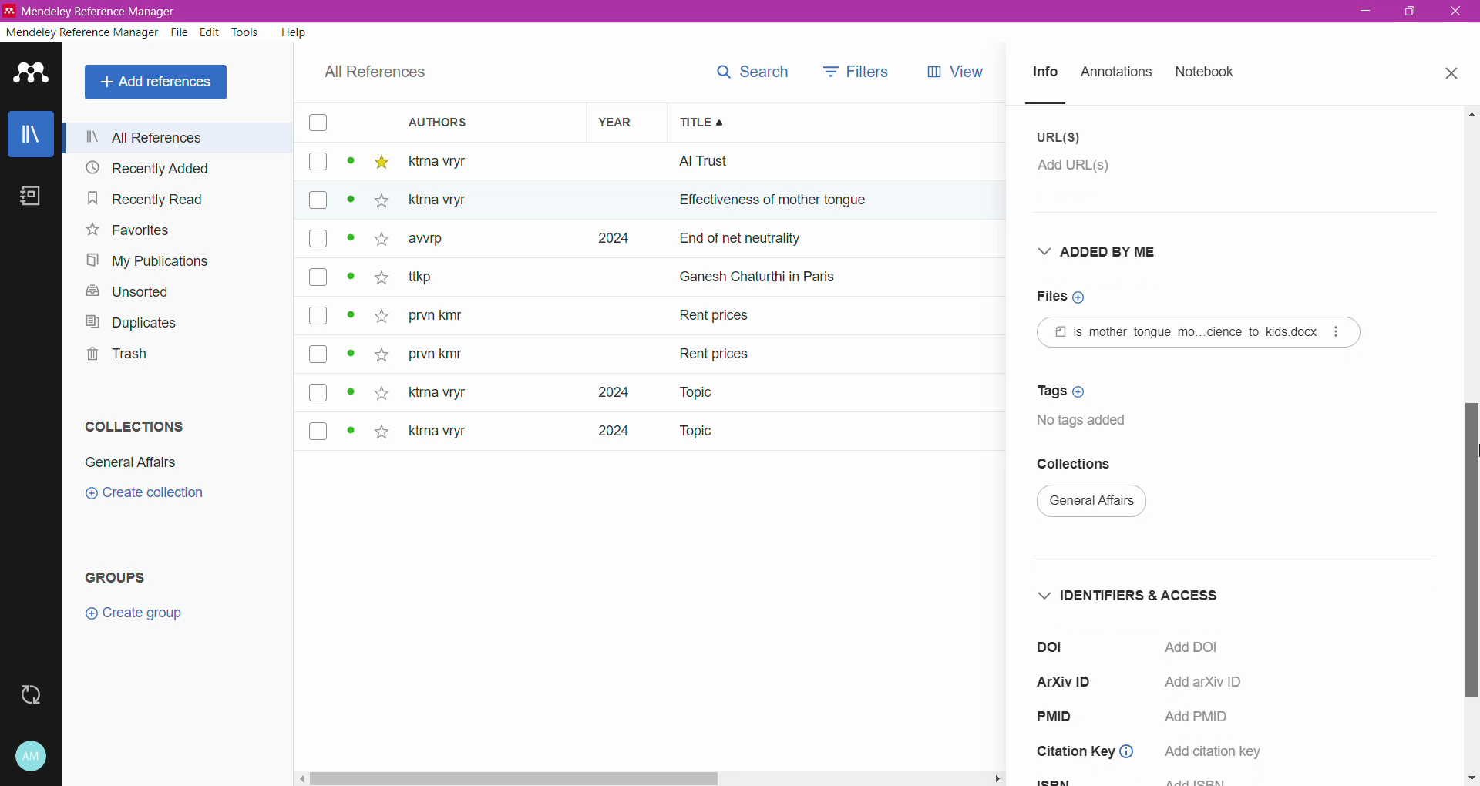 The width and height of the screenshot is (1480, 786). What do you see at coordinates (150, 261) in the screenshot?
I see `My Publications` at bounding box center [150, 261].